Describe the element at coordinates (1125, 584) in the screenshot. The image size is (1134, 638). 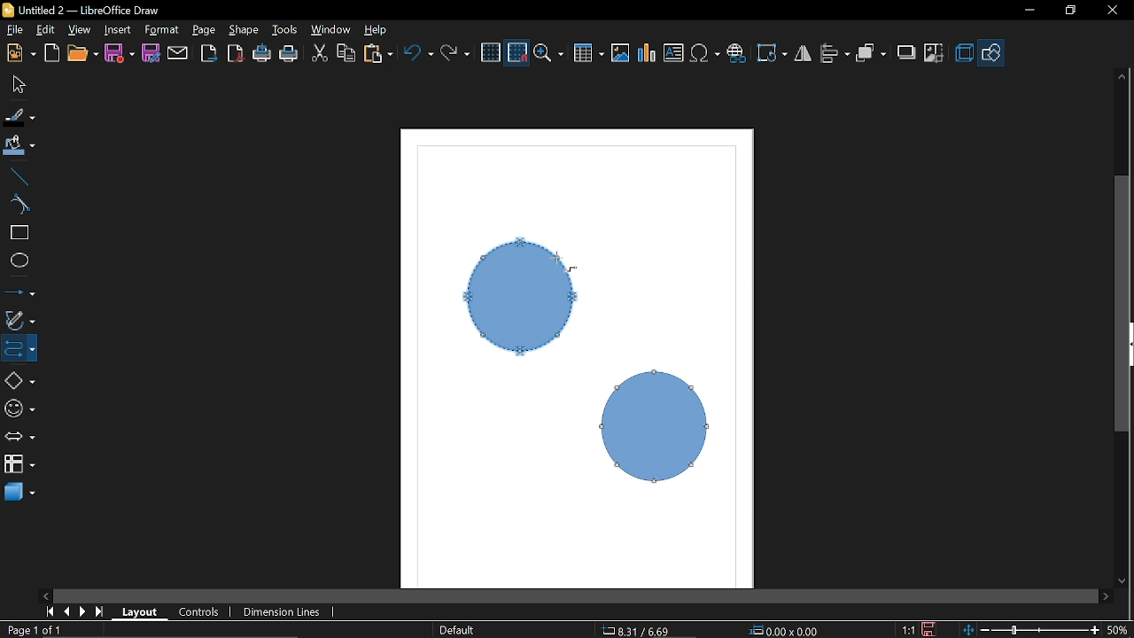
I see `Move down` at that location.